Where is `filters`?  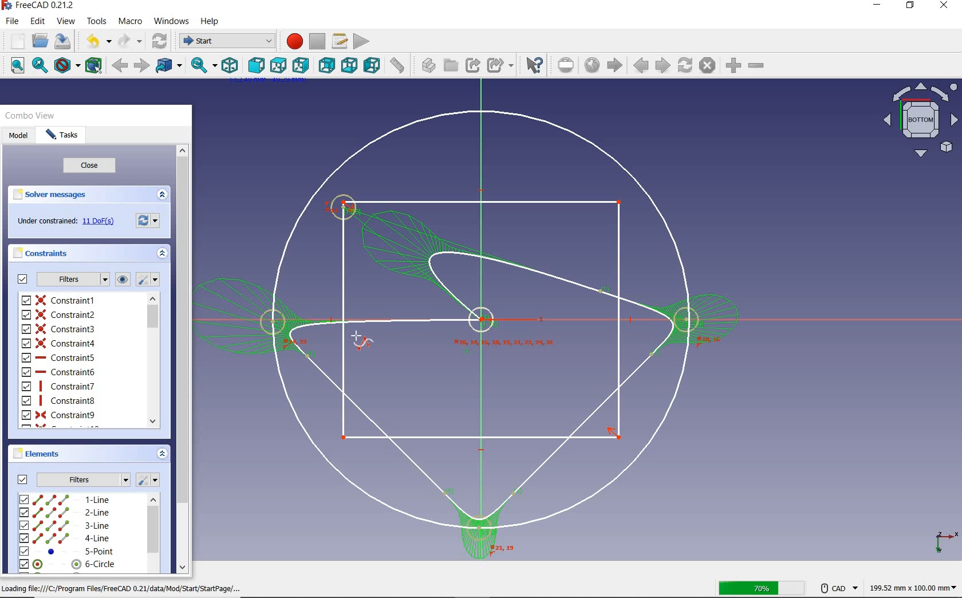
filters is located at coordinates (70, 479).